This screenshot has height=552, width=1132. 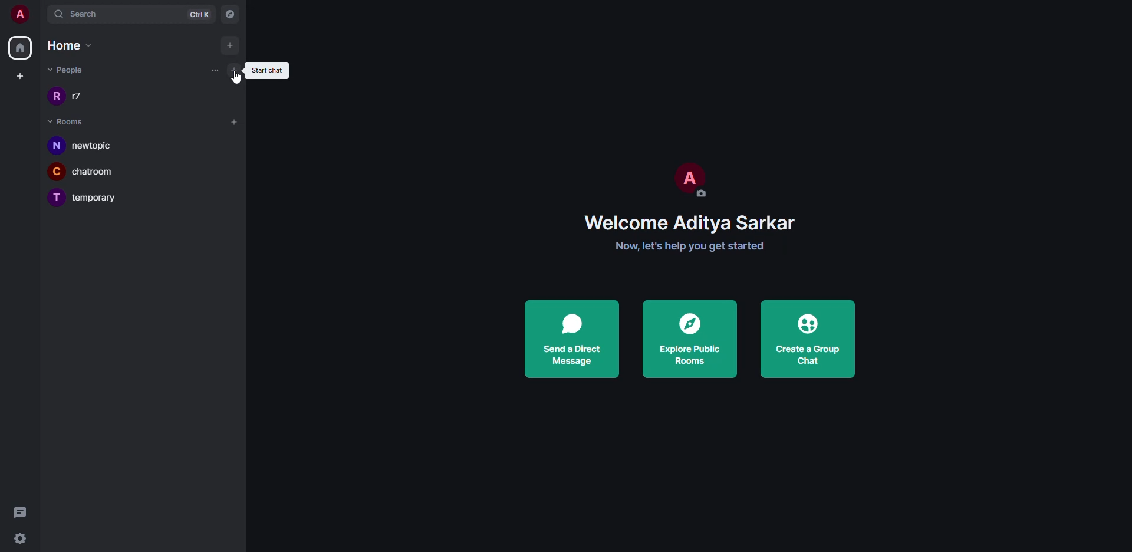 I want to click on Explore Public
Rooms, so click(x=691, y=340).